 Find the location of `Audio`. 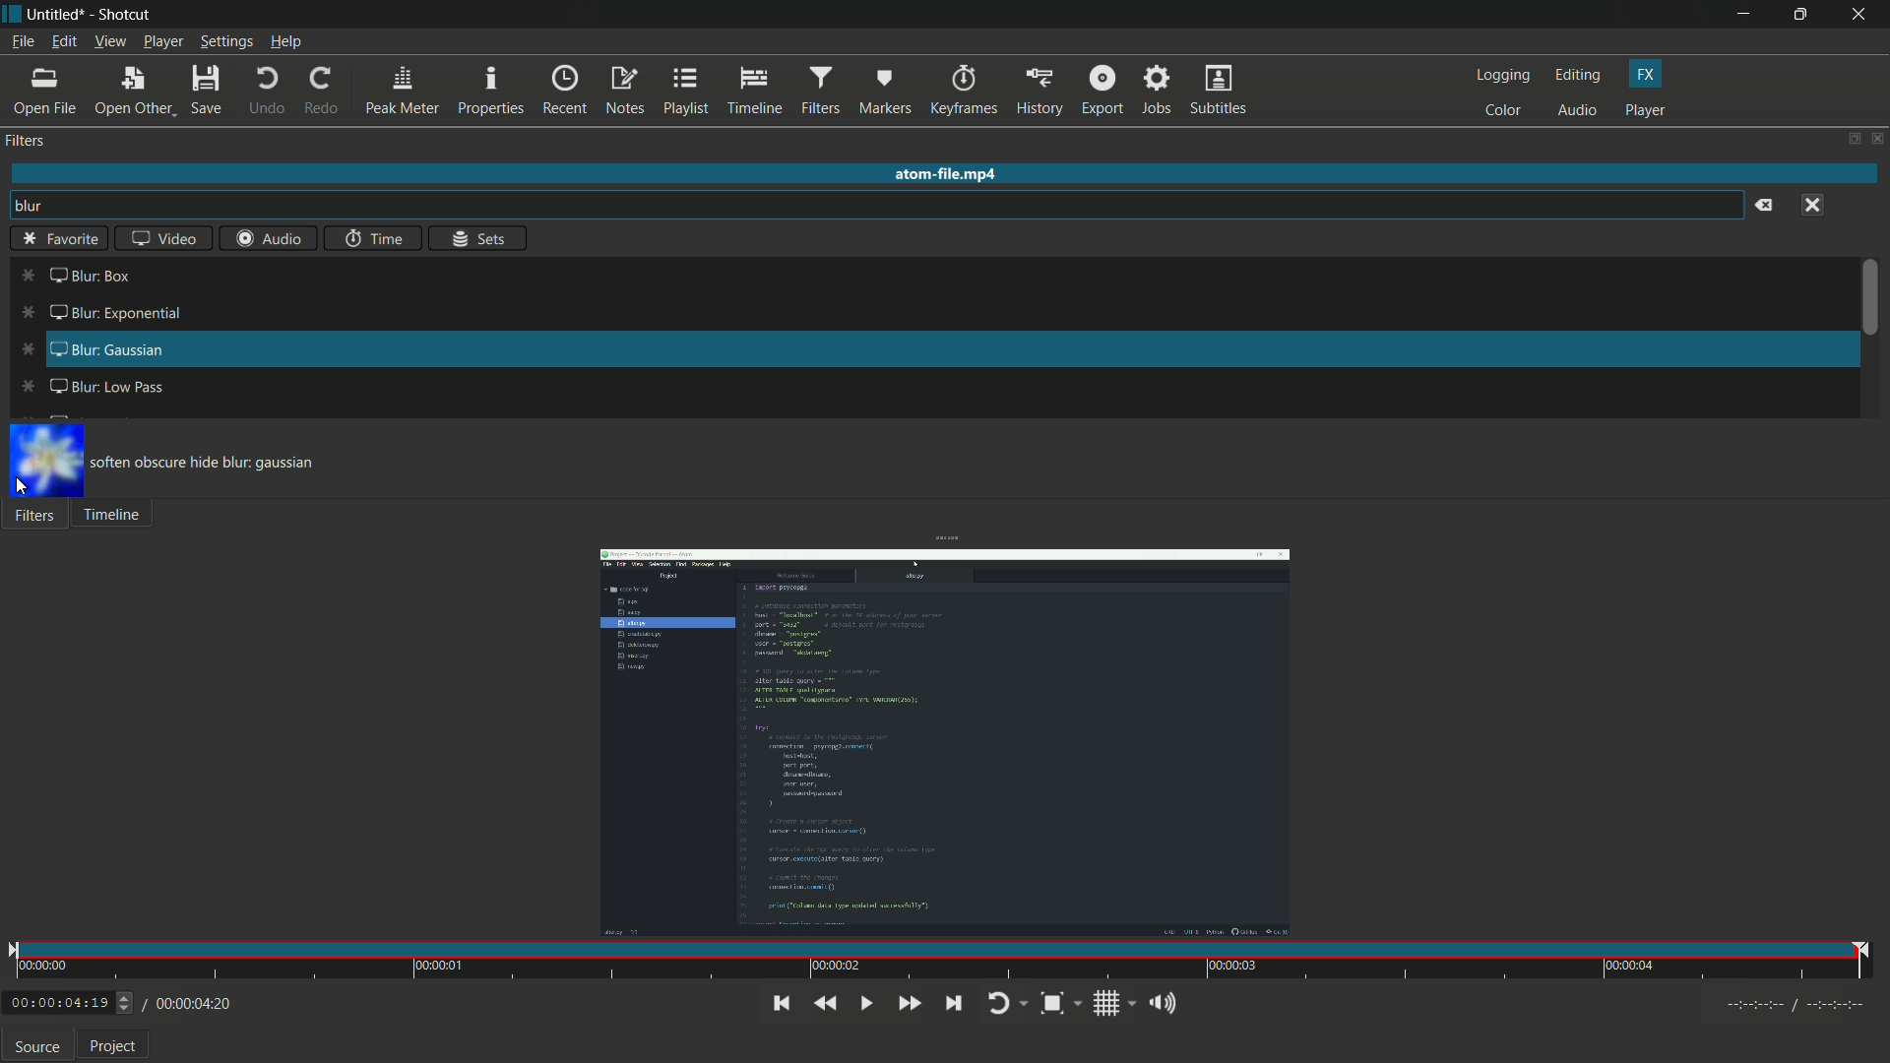

Audio is located at coordinates (264, 240).